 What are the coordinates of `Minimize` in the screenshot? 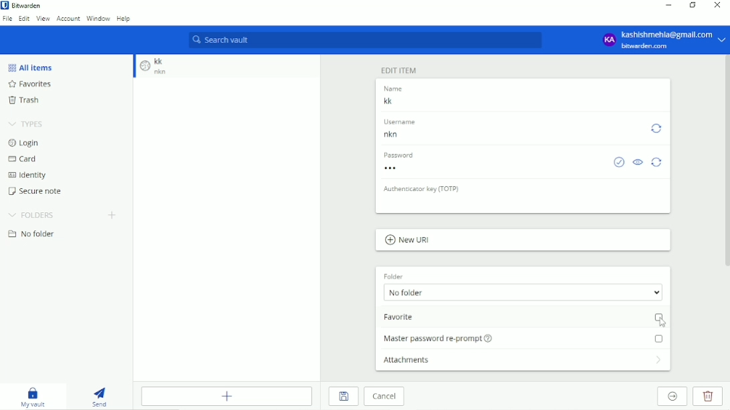 It's located at (668, 6).